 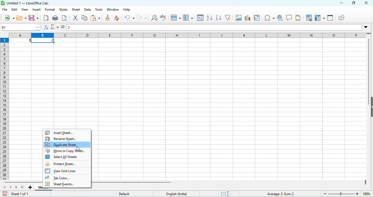 I want to click on column headings, so click(x=186, y=35).